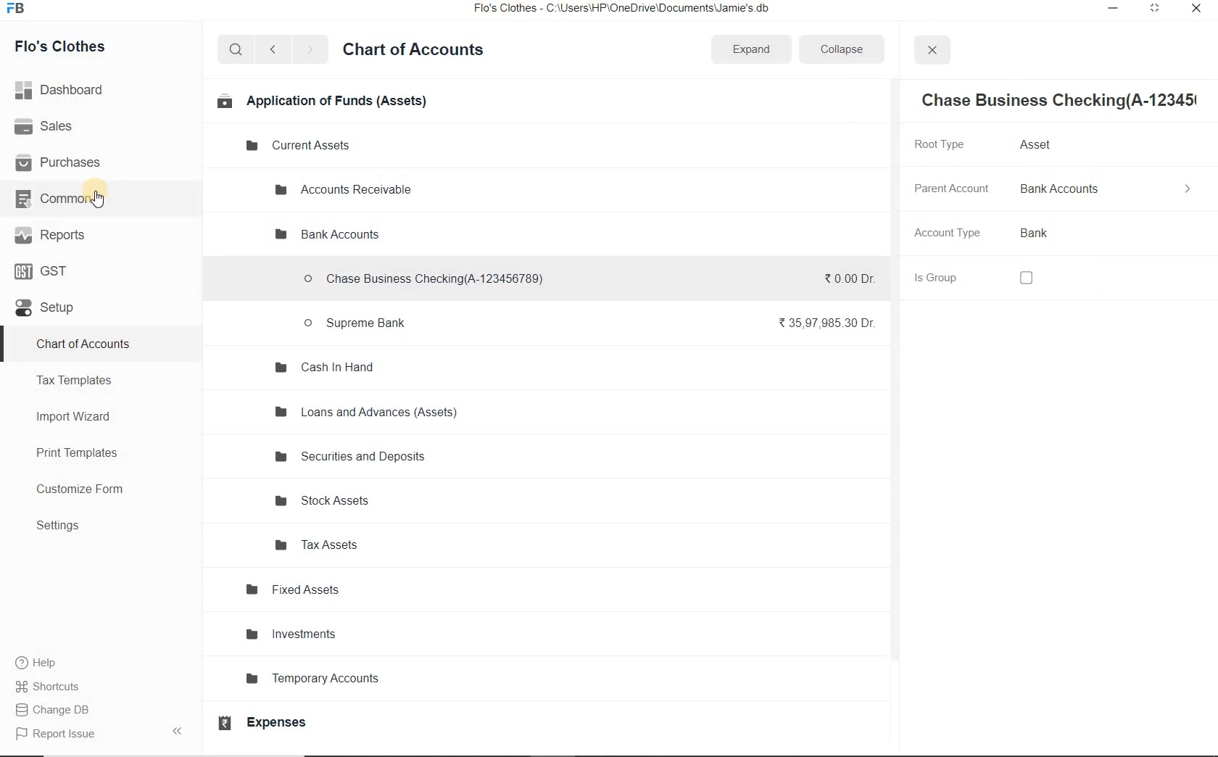 The height and width of the screenshot is (757, 1218). Describe the element at coordinates (953, 189) in the screenshot. I see `Parent Account` at that location.